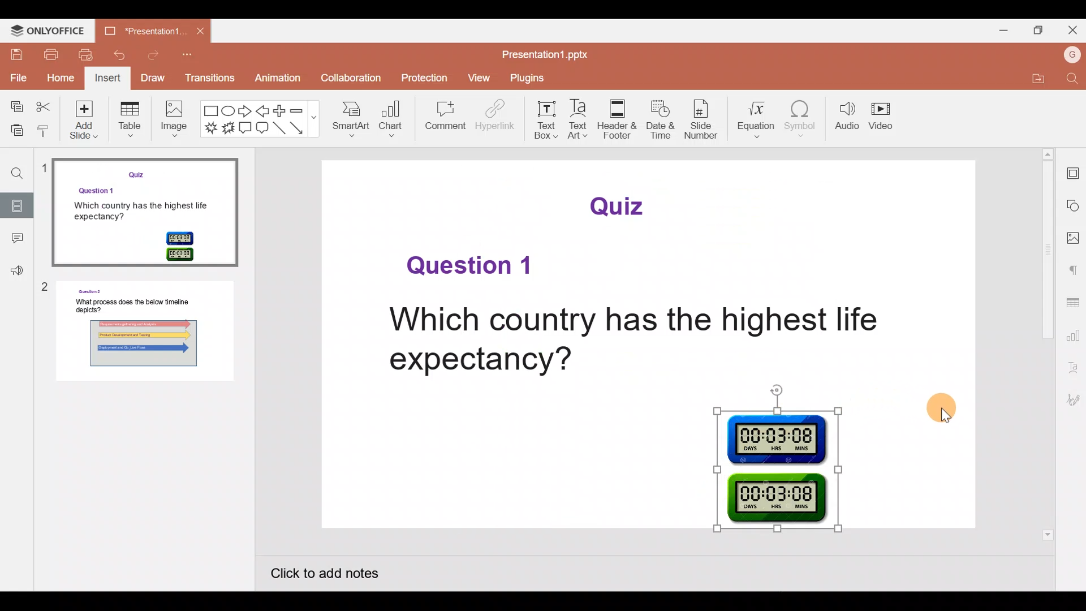 This screenshot has height=611, width=1086. Describe the element at coordinates (156, 78) in the screenshot. I see `Draw` at that location.